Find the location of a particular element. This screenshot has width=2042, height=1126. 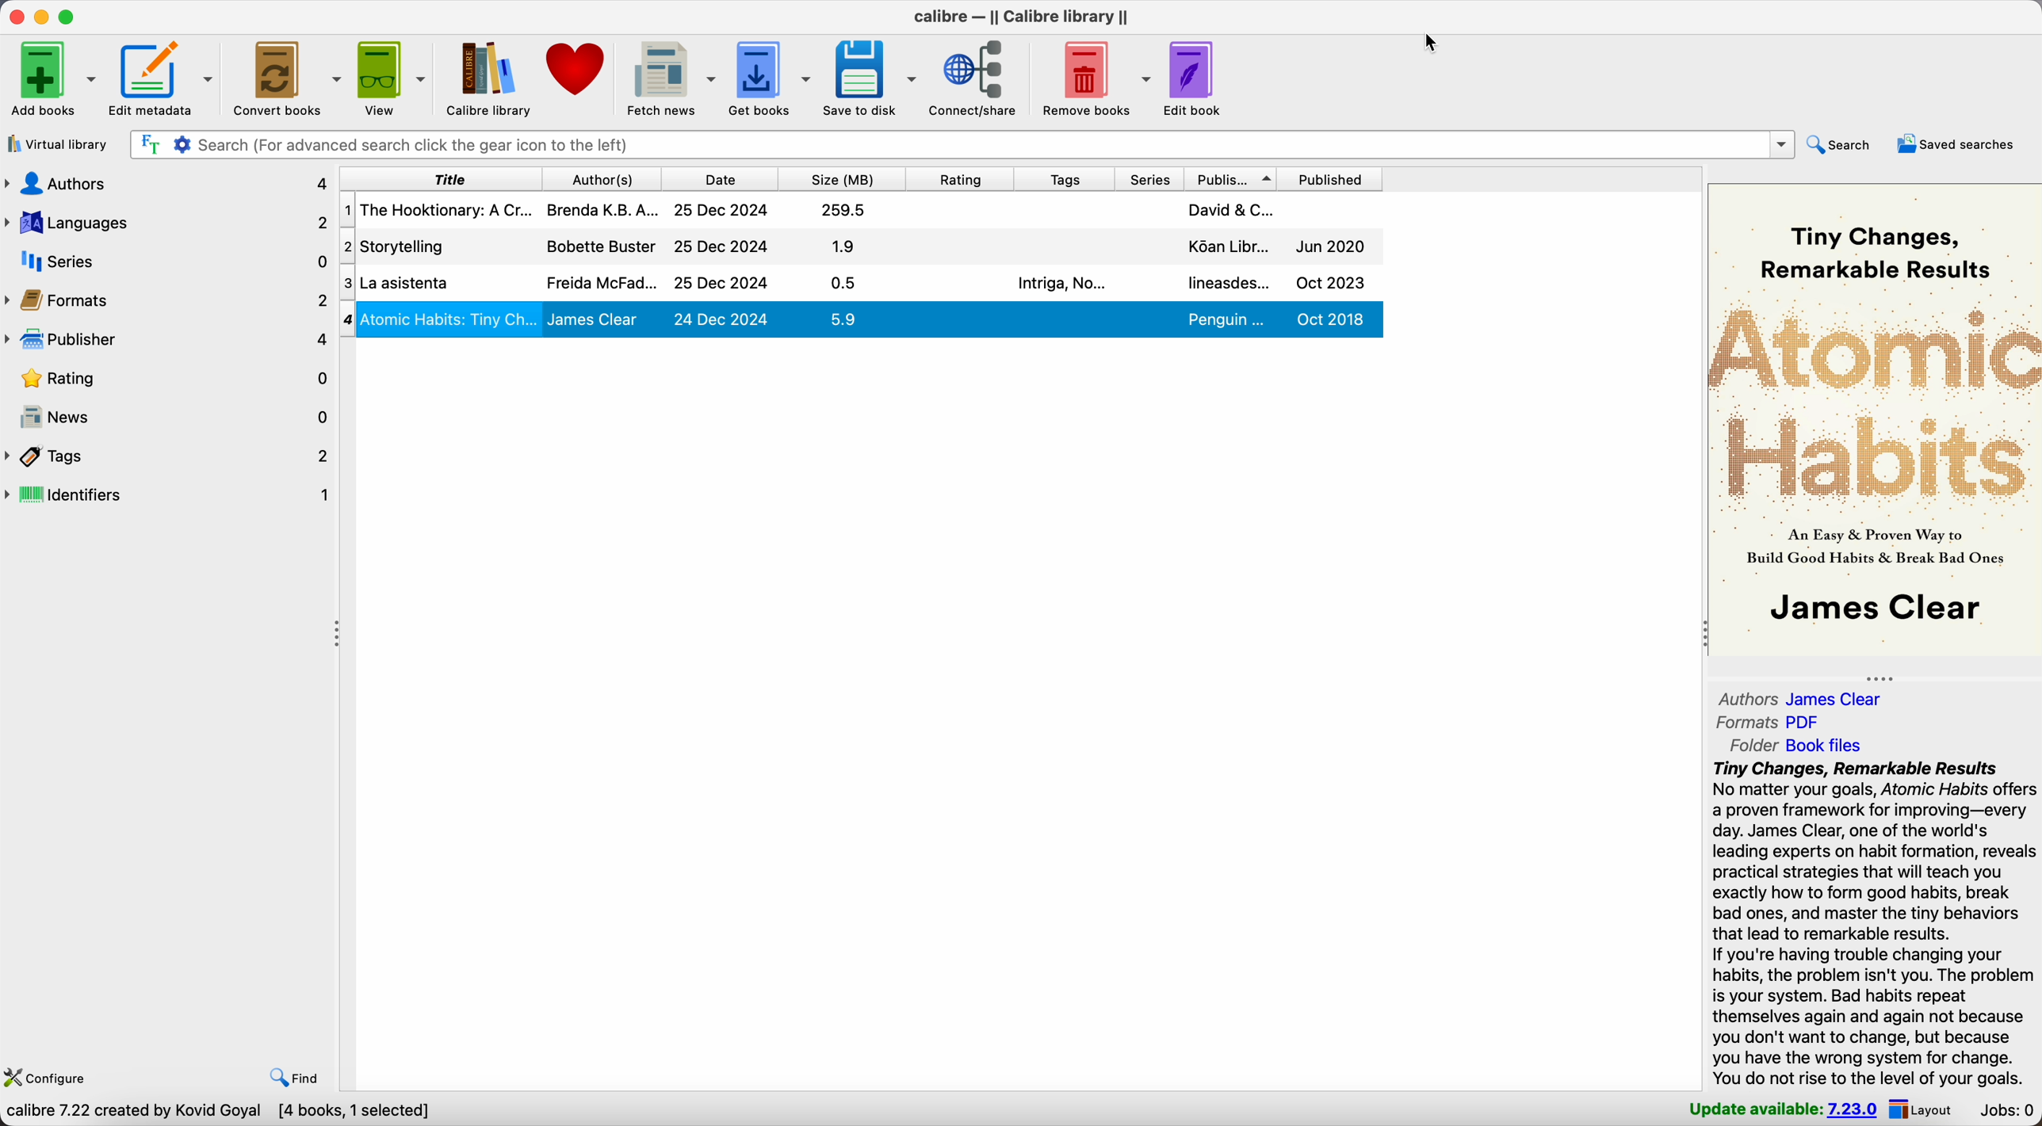

Jobs: 0 is located at coordinates (2006, 1110).